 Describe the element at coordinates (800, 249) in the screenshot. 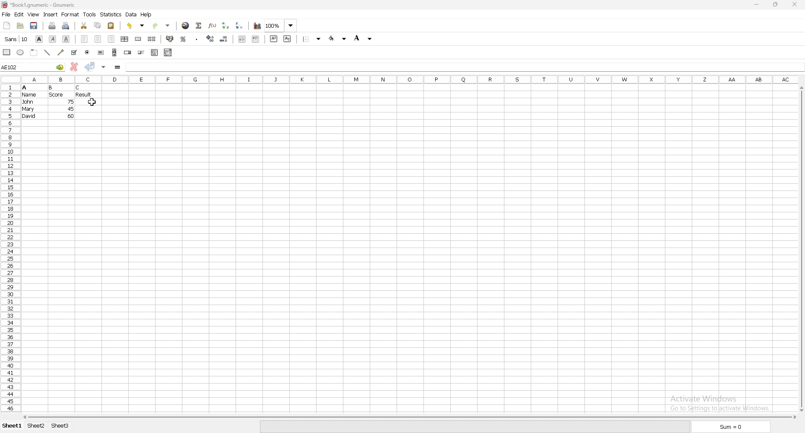

I see `scroll bar` at that location.